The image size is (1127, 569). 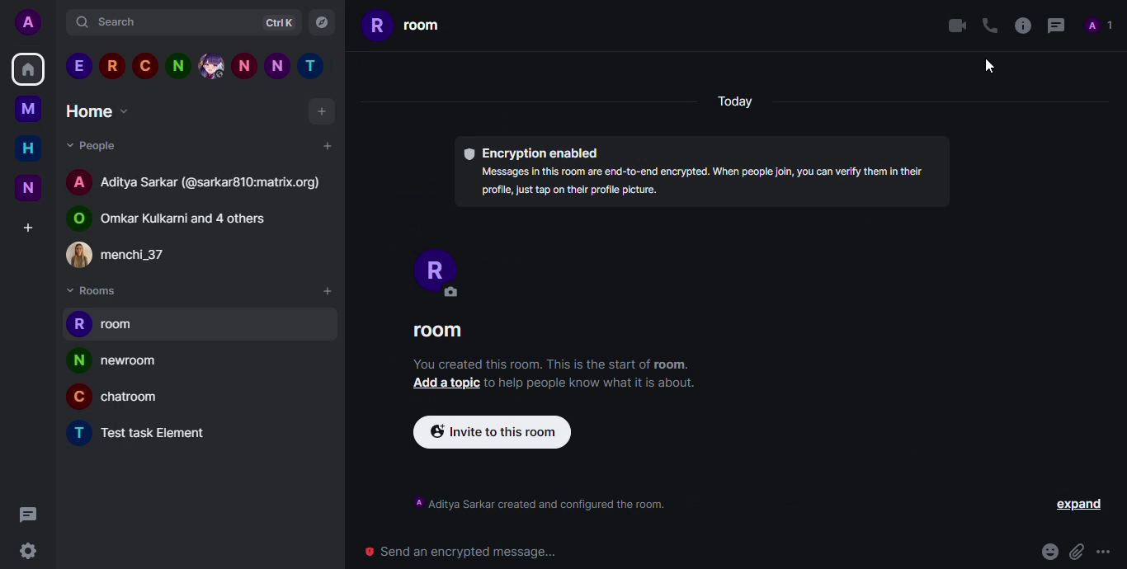 I want to click on cursor, so click(x=993, y=66).